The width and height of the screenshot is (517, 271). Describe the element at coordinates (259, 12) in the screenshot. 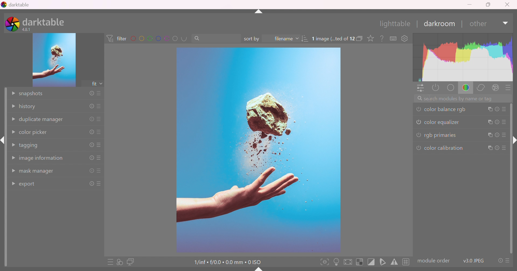

I see `shift+ctrl+t` at that location.